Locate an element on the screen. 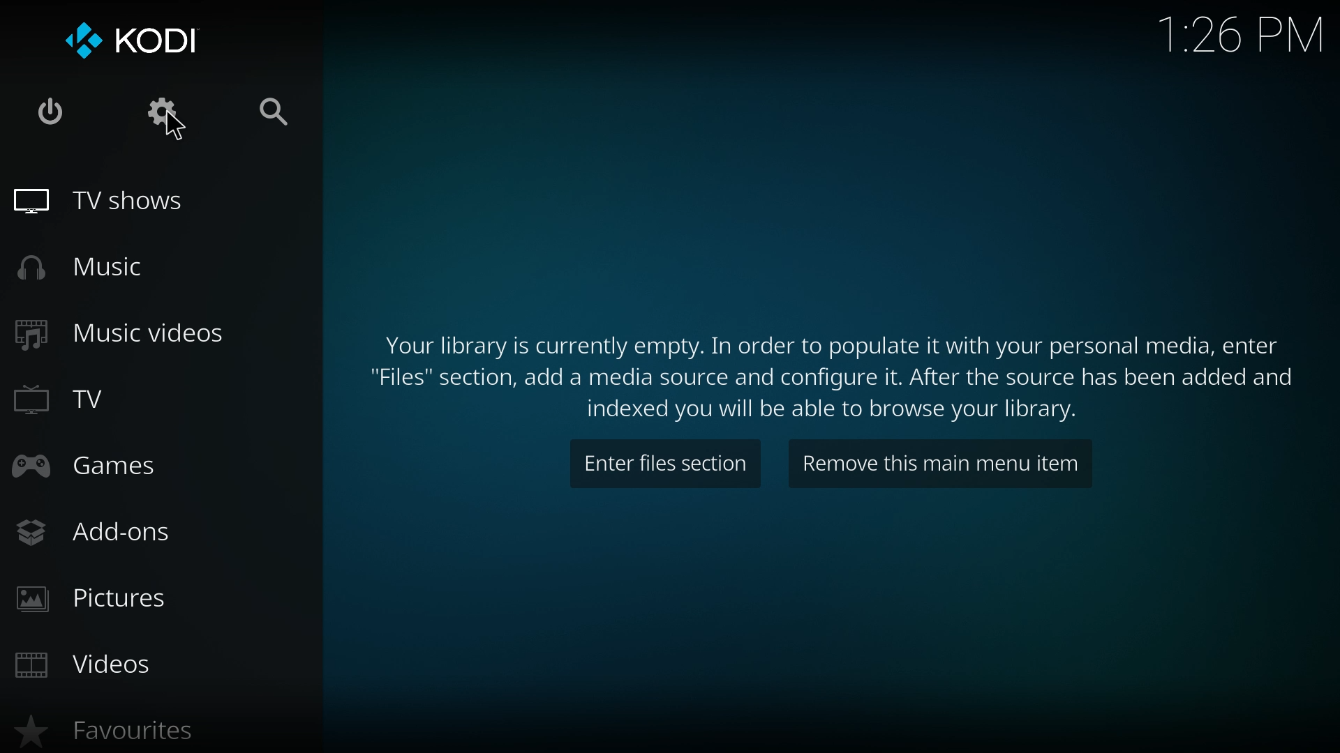 Image resolution: width=1340 pixels, height=753 pixels. enter files section is located at coordinates (664, 464).